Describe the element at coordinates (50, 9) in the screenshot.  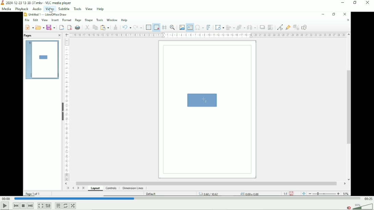
I see `Video` at that location.